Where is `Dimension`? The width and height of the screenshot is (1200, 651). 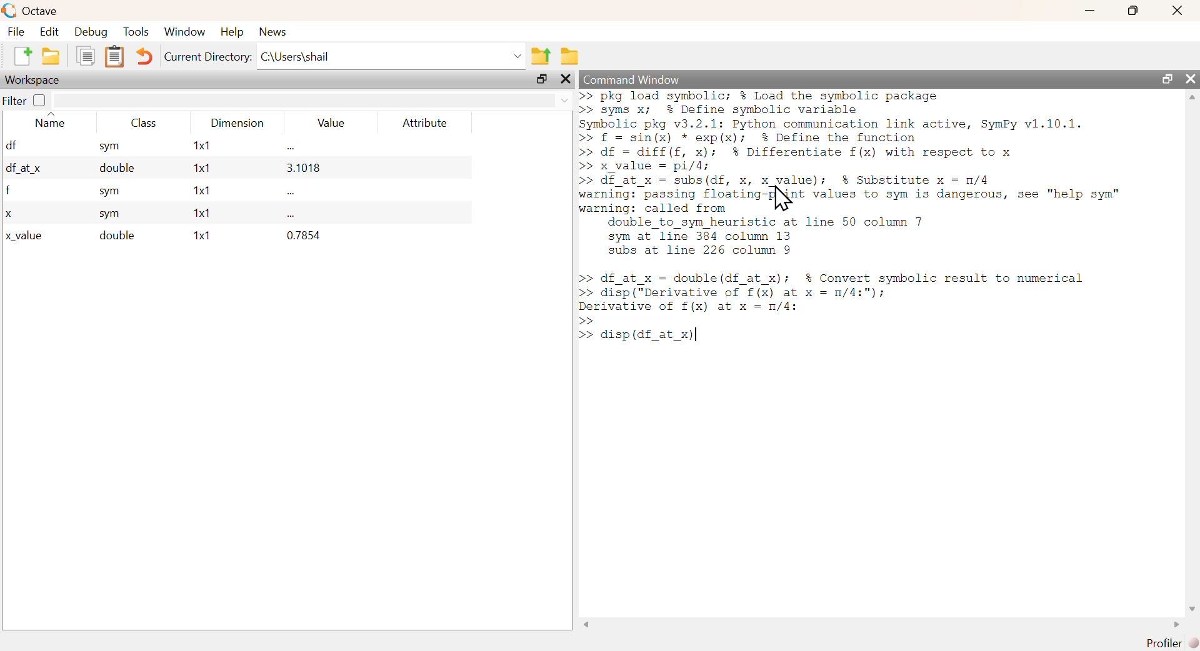
Dimension is located at coordinates (240, 124).